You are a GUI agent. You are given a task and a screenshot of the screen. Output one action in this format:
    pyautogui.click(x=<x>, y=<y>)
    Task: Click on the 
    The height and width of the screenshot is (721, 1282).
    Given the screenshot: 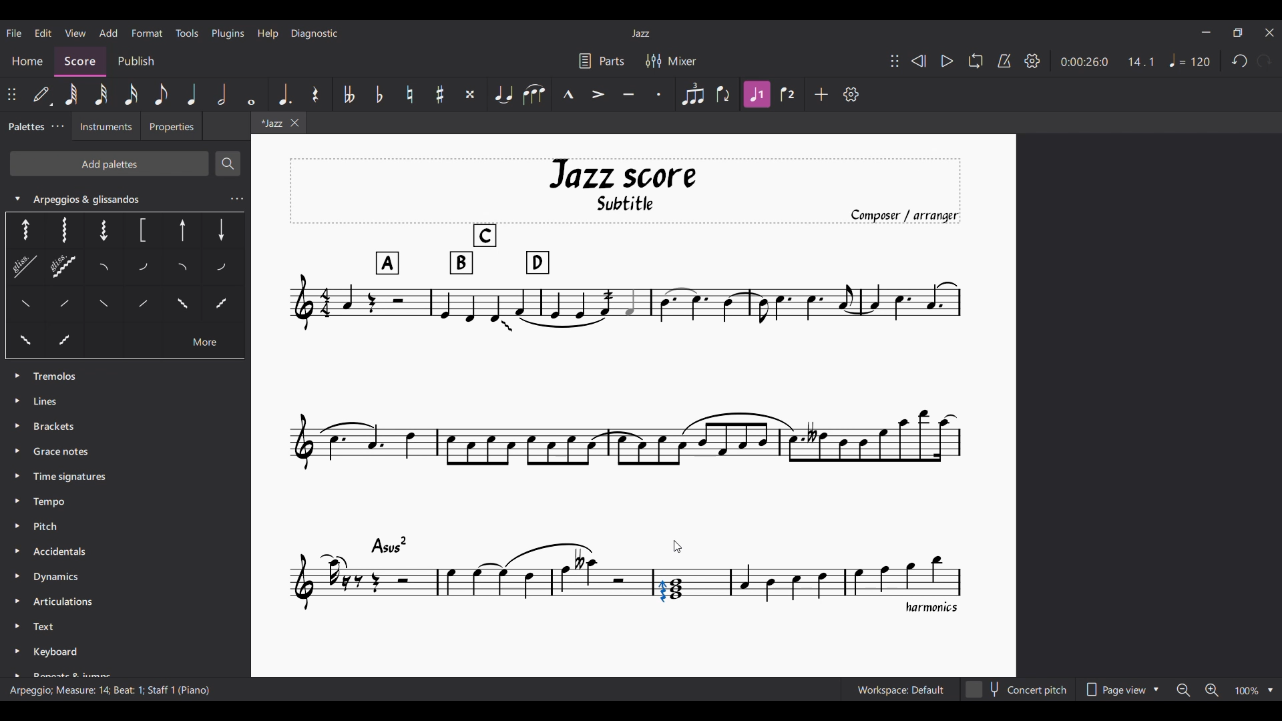 What is the action you would take?
    pyautogui.click(x=208, y=342)
    